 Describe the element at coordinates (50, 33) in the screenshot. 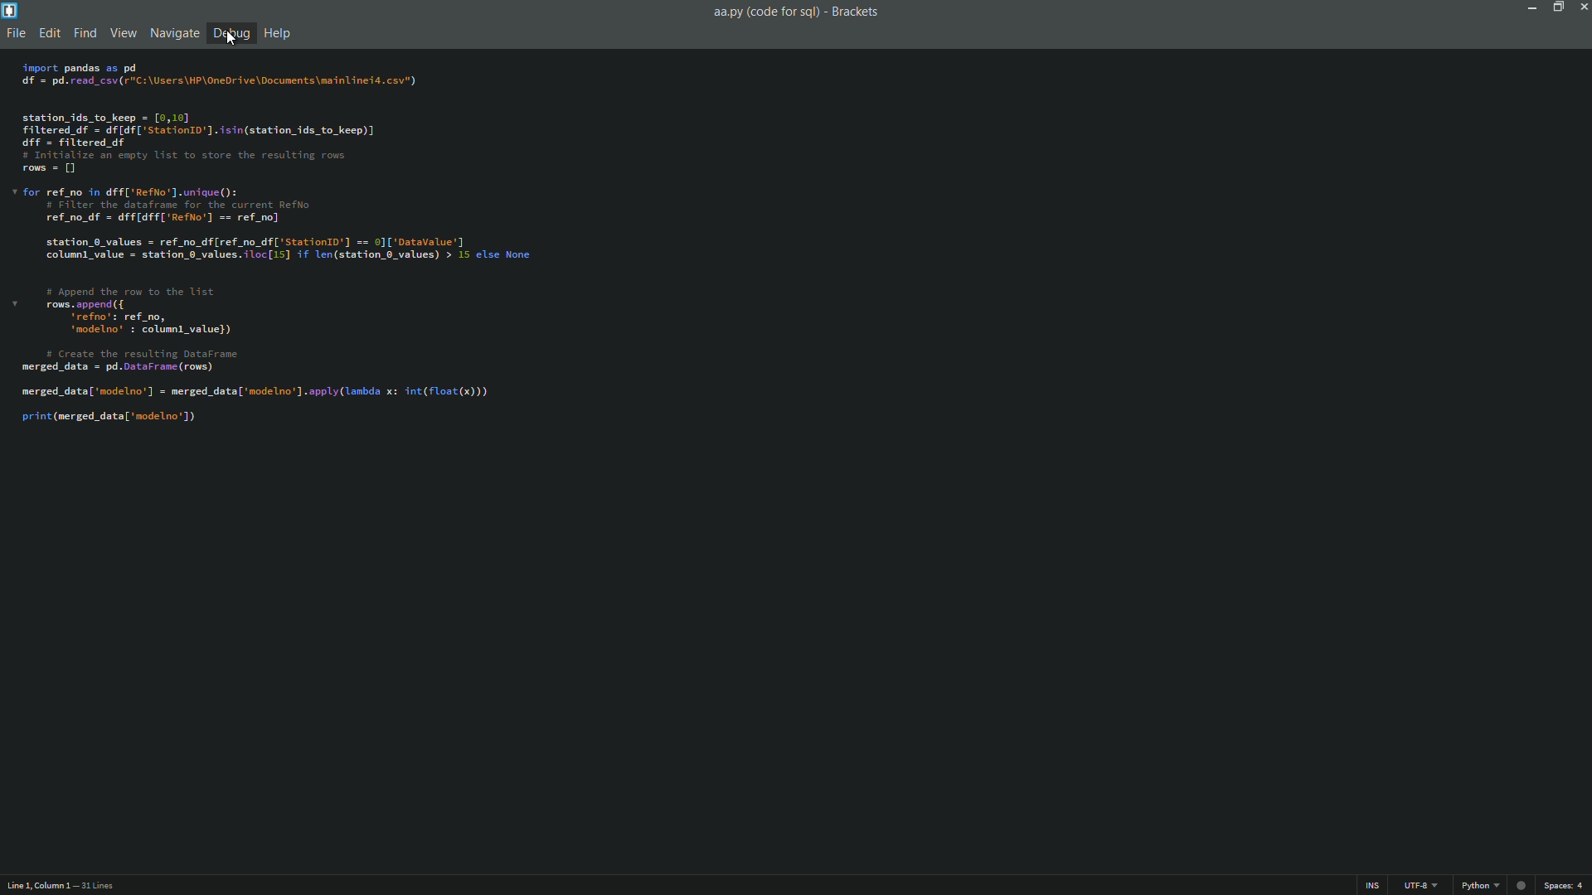

I see `edit menu` at that location.